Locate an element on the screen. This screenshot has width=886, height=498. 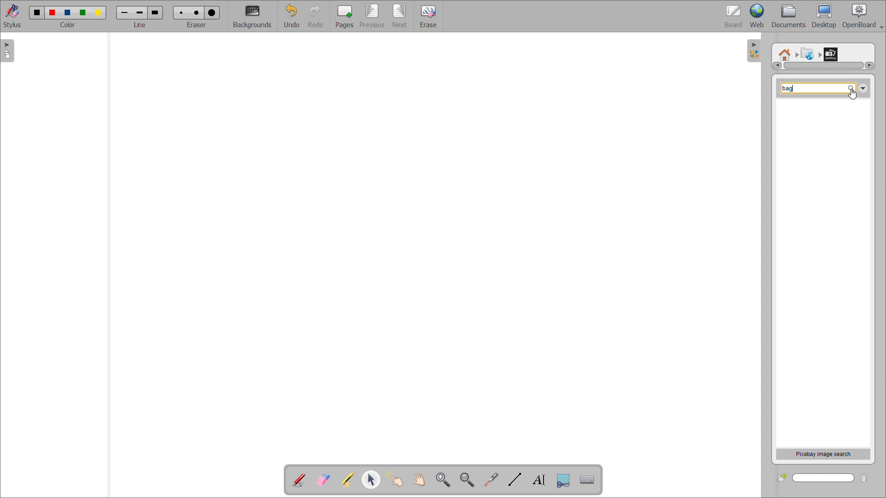
highlighter is located at coordinates (347, 480).